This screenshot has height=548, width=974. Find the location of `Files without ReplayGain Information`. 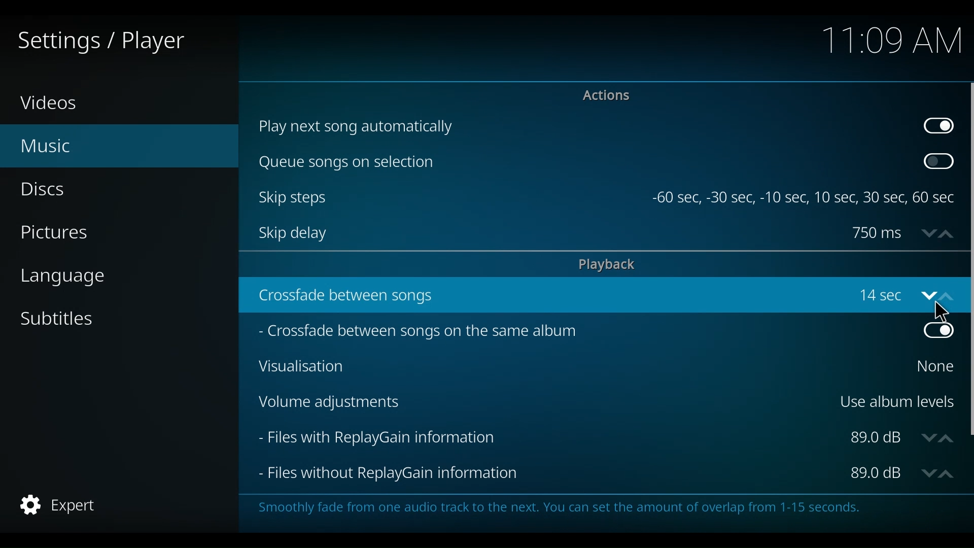

Files without ReplayGain Information is located at coordinates (549, 474).